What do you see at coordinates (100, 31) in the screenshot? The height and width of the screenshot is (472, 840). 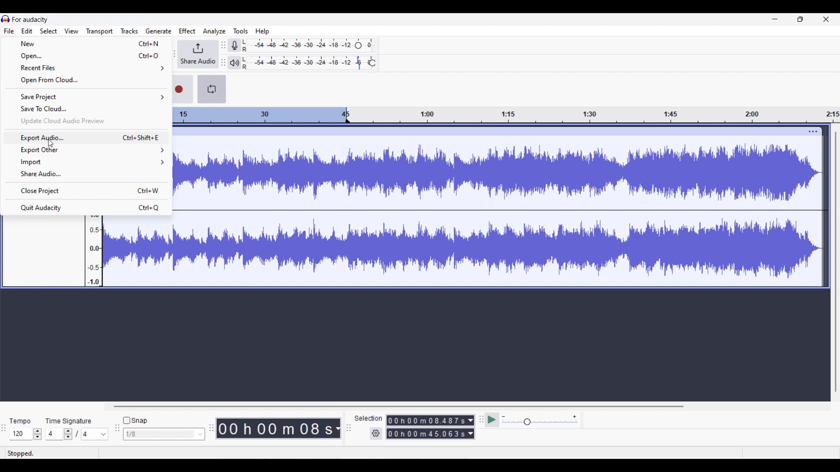 I see `Transport menu` at bounding box center [100, 31].